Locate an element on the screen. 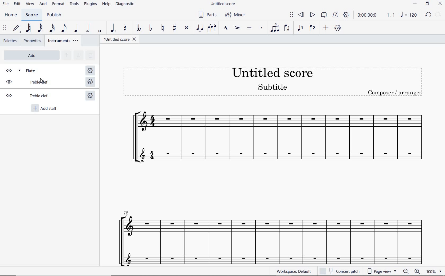 This screenshot has height=276, width=445. MOVE SELECTED INSTRUMENT DOWN is located at coordinates (78, 55).